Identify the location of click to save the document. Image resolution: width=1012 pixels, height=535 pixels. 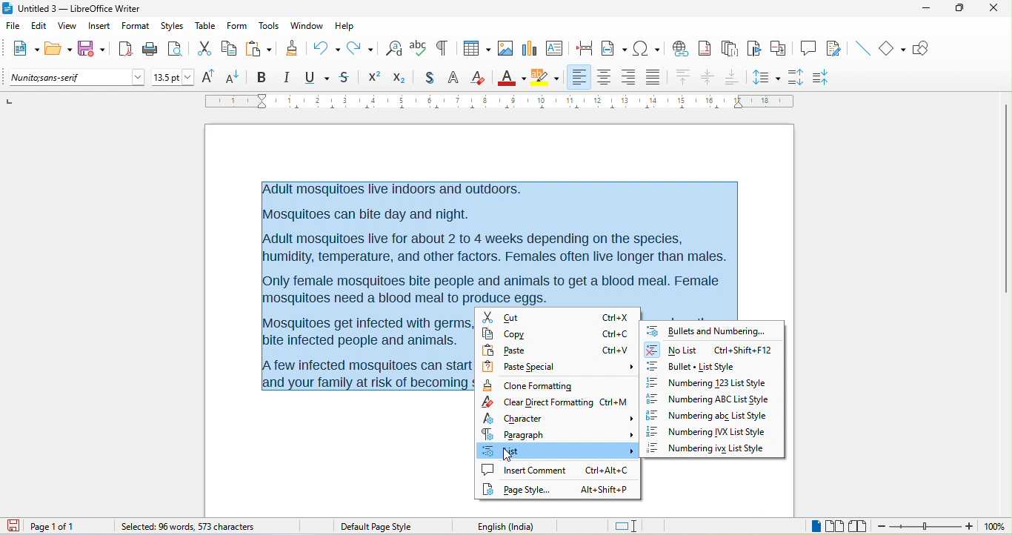
(17, 527).